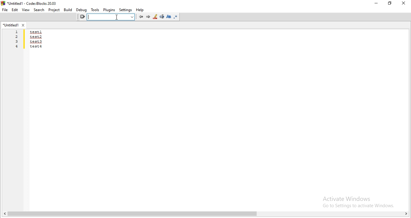  What do you see at coordinates (3, 3) in the screenshot?
I see `logo` at bounding box center [3, 3].